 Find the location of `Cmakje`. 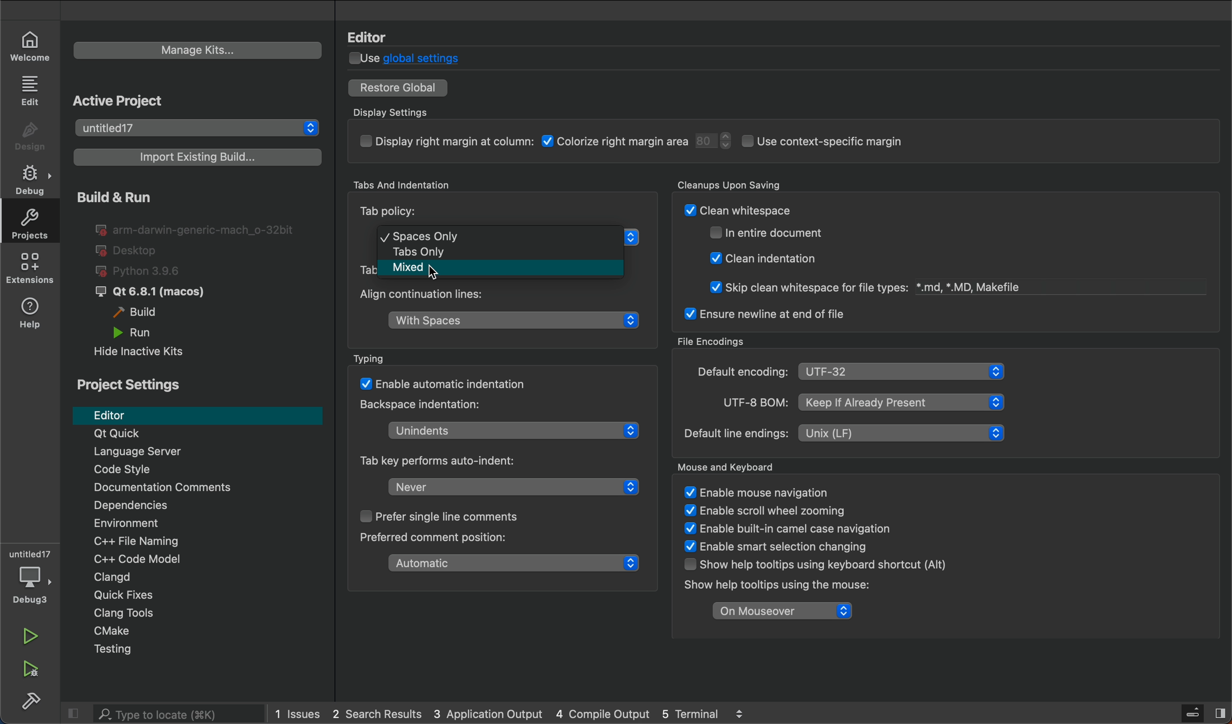

Cmakje is located at coordinates (205, 633).